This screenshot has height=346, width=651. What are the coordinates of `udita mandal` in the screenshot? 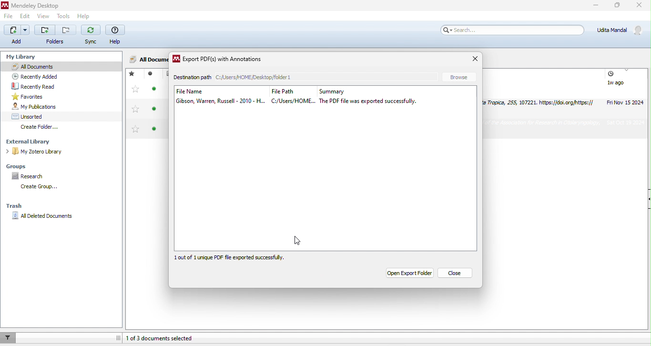 It's located at (622, 31).